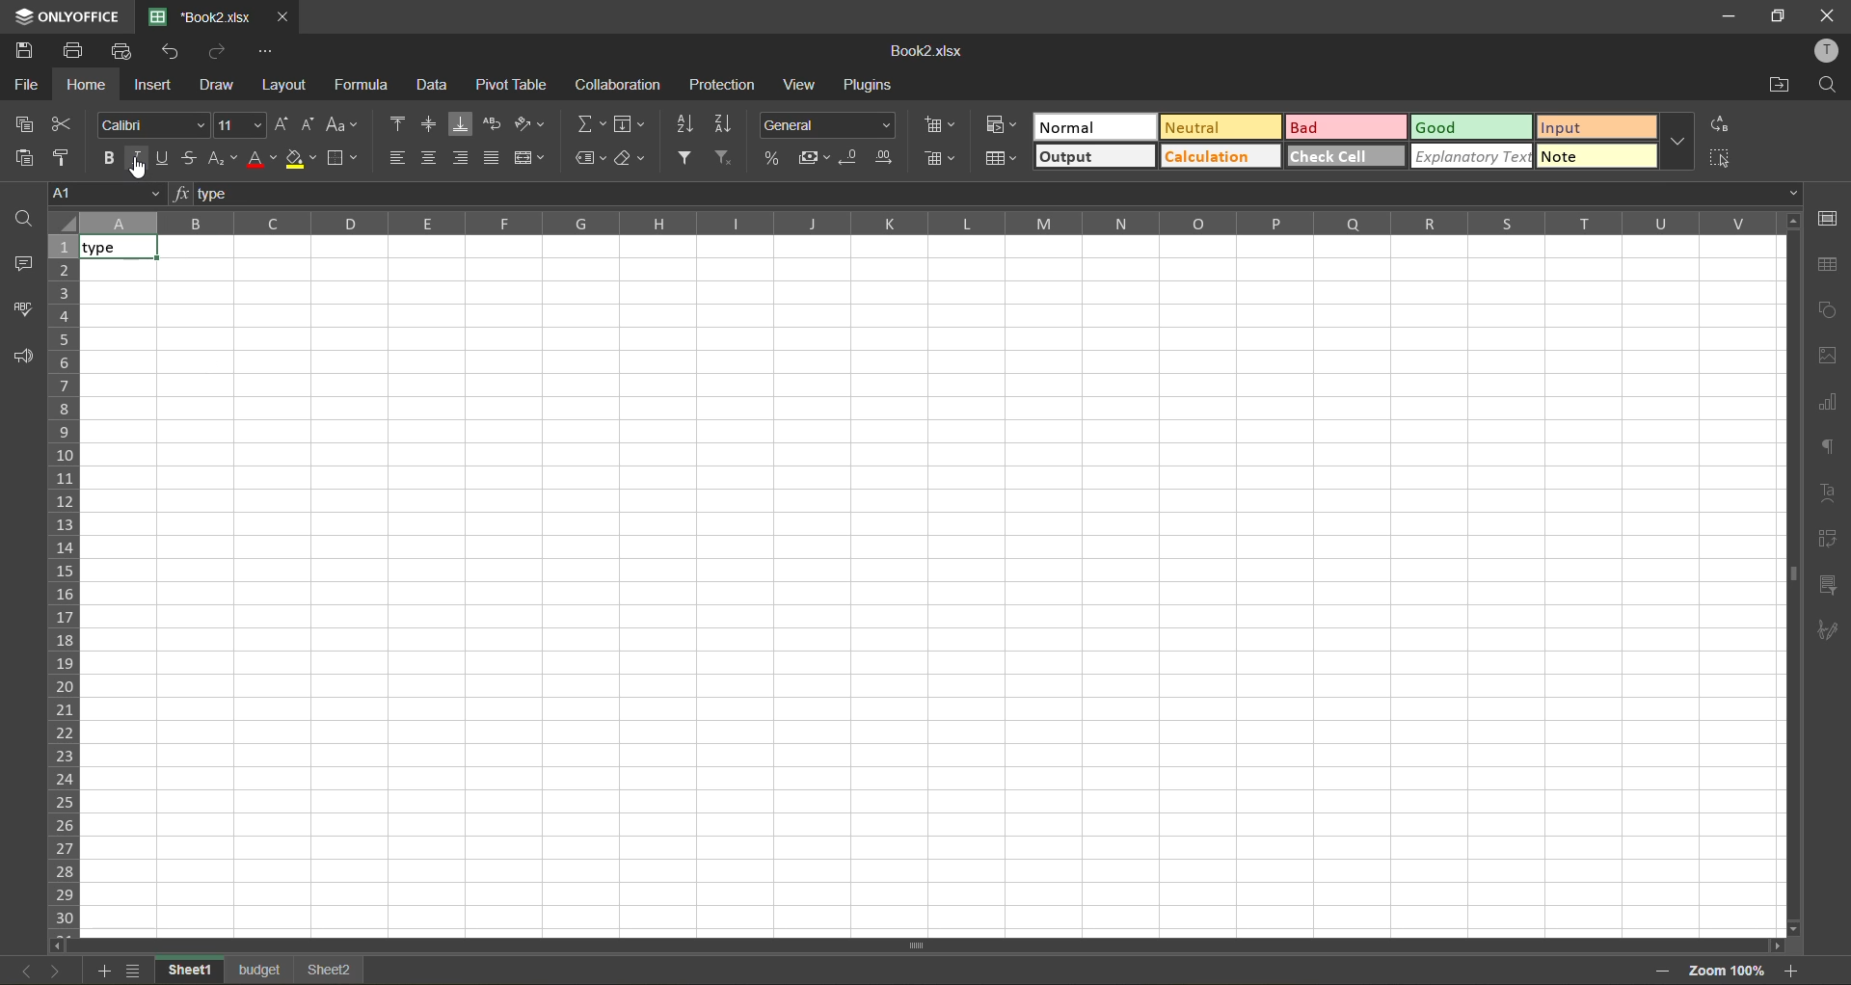 This screenshot has height=985, width=1851. Describe the element at coordinates (1829, 584) in the screenshot. I see `slicer` at that location.